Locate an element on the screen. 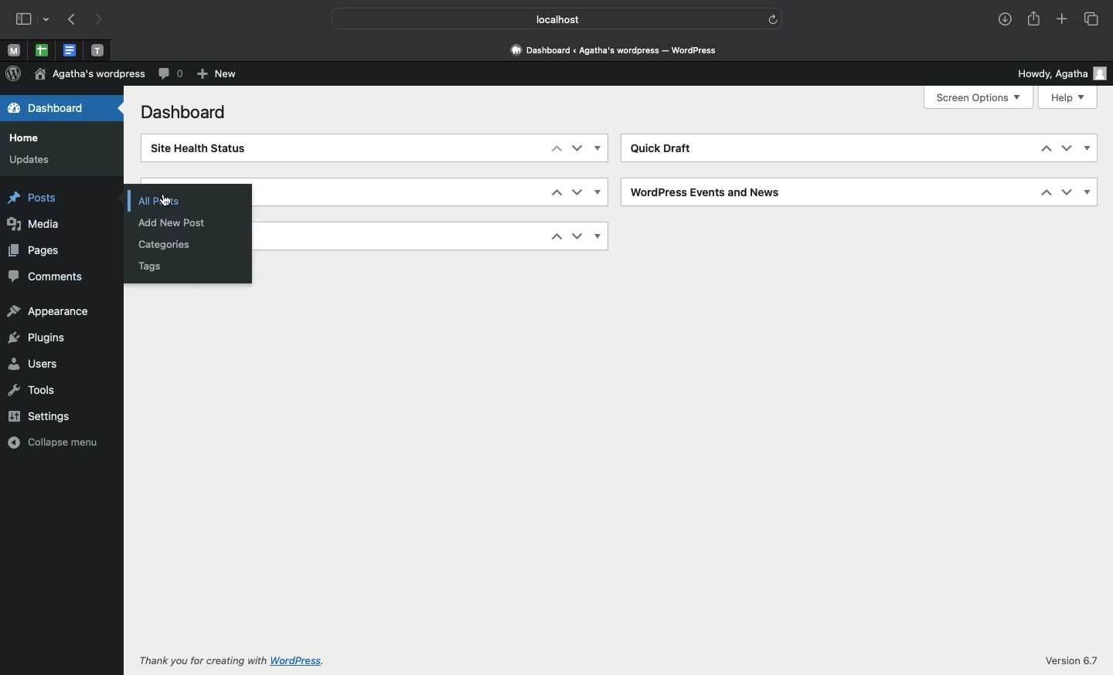 This screenshot has width=1113, height=675. Add new post is located at coordinates (175, 224).